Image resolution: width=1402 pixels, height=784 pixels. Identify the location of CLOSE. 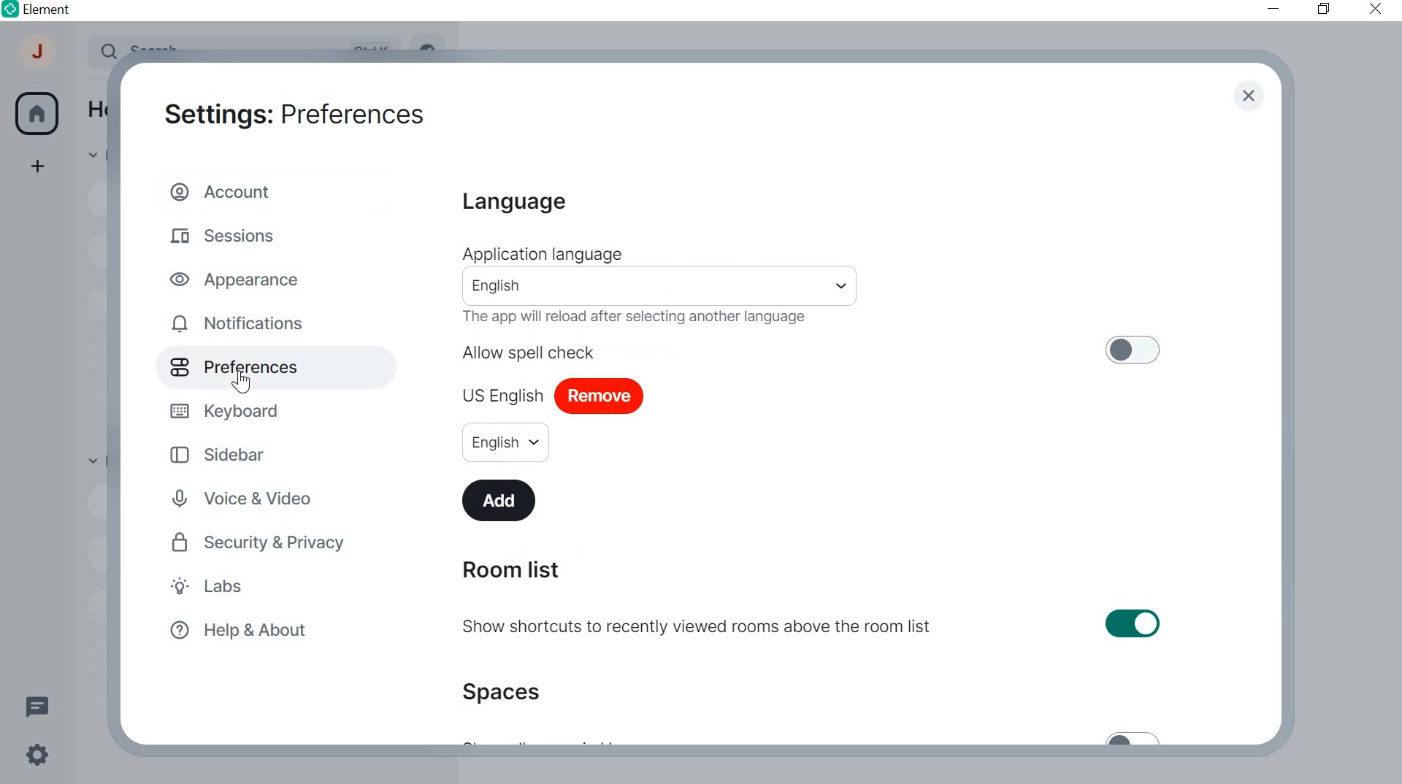
(1248, 97).